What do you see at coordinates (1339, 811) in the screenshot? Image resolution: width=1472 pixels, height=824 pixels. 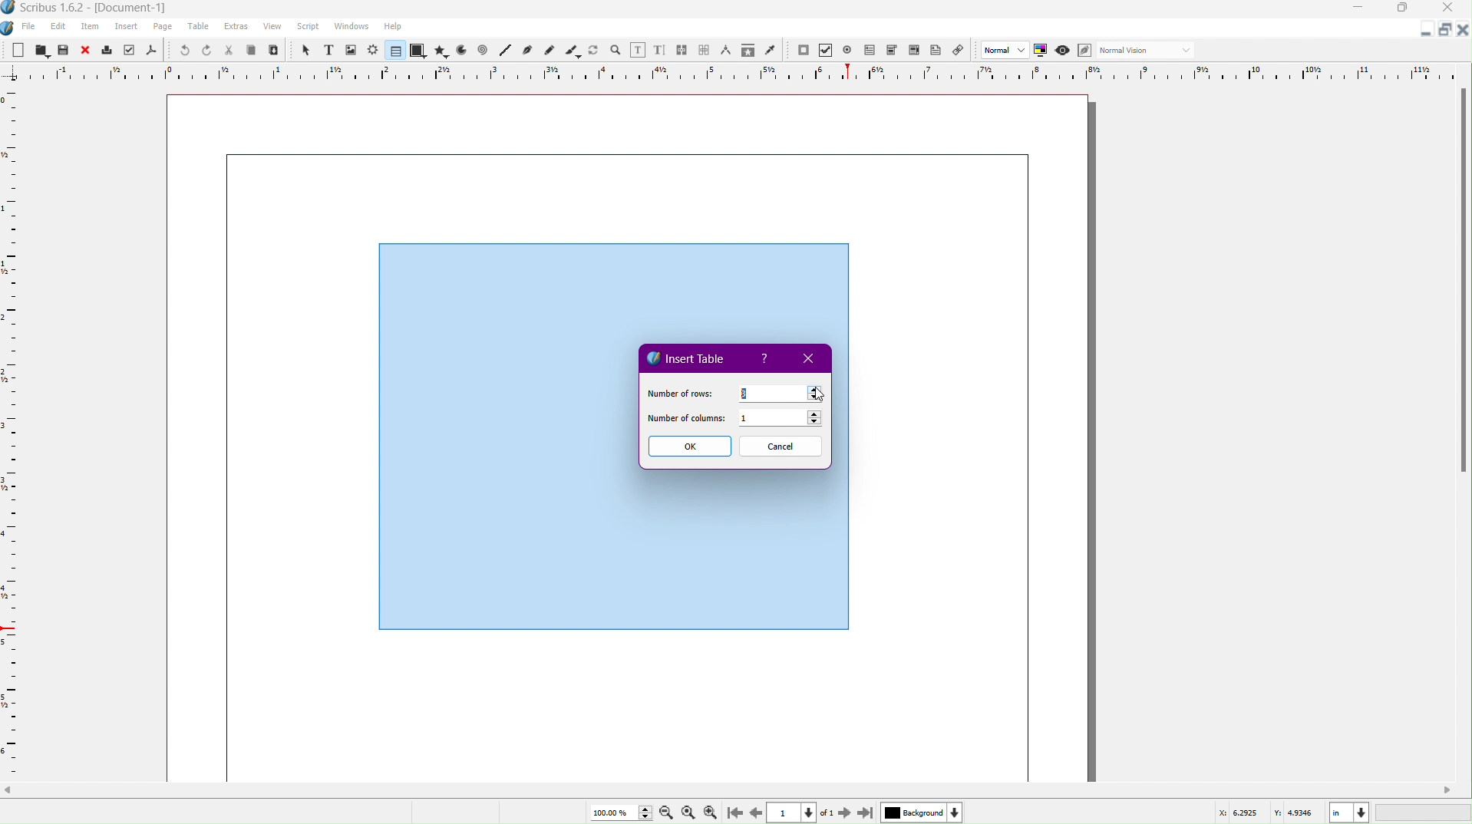 I see `Coordinates` at bounding box center [1339, 811].